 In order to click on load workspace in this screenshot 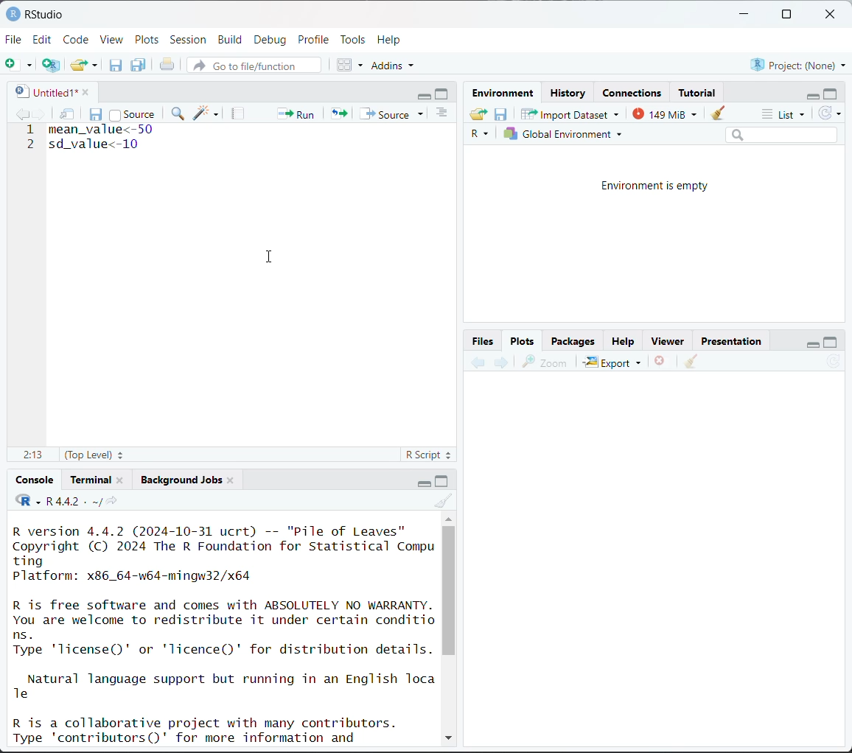, I will do `click(481, 116)`.